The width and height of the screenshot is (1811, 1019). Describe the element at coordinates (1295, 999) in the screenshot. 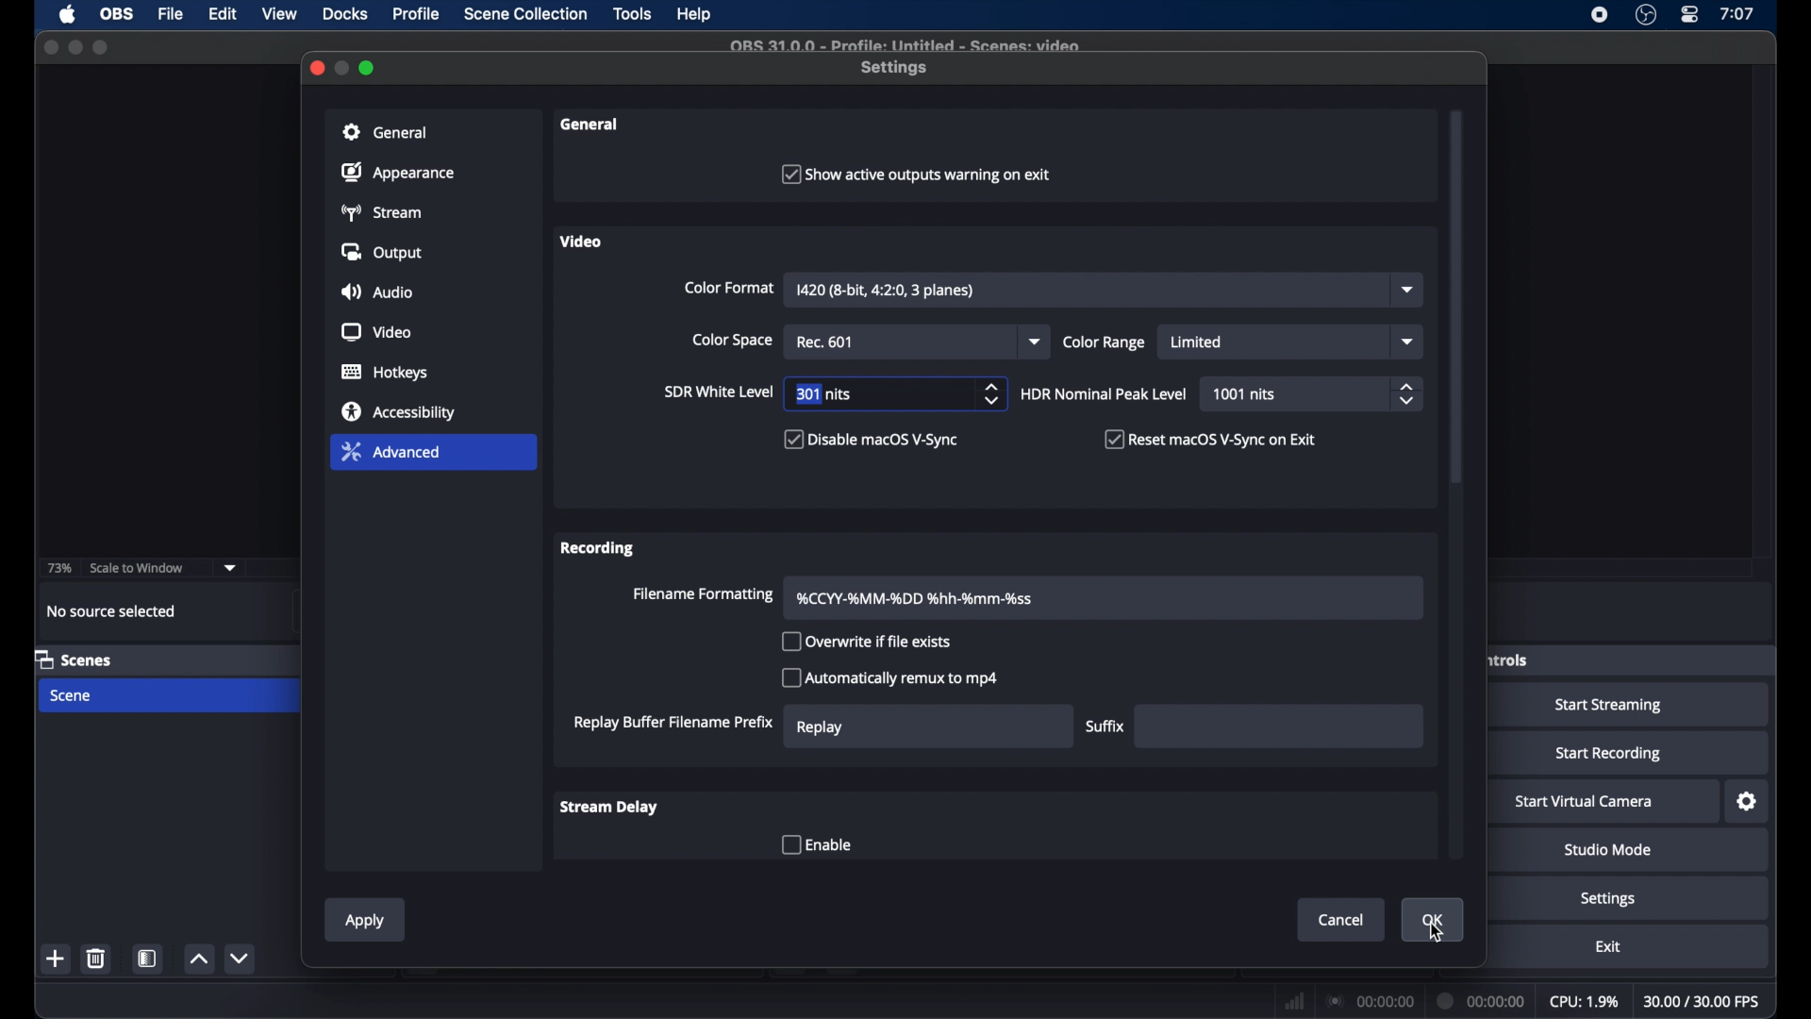

I see `network` at that location.